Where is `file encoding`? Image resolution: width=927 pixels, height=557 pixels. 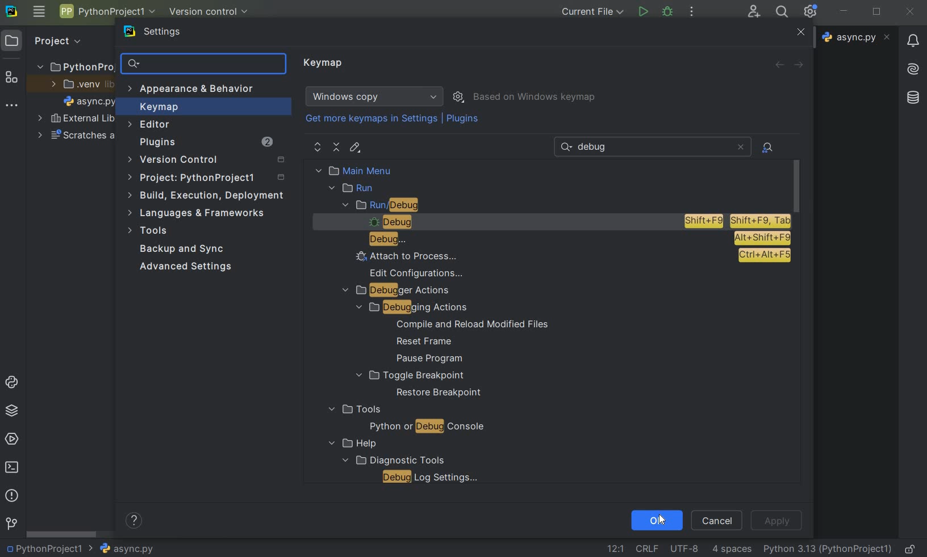 file encoding is located at coordinates (686, 548).